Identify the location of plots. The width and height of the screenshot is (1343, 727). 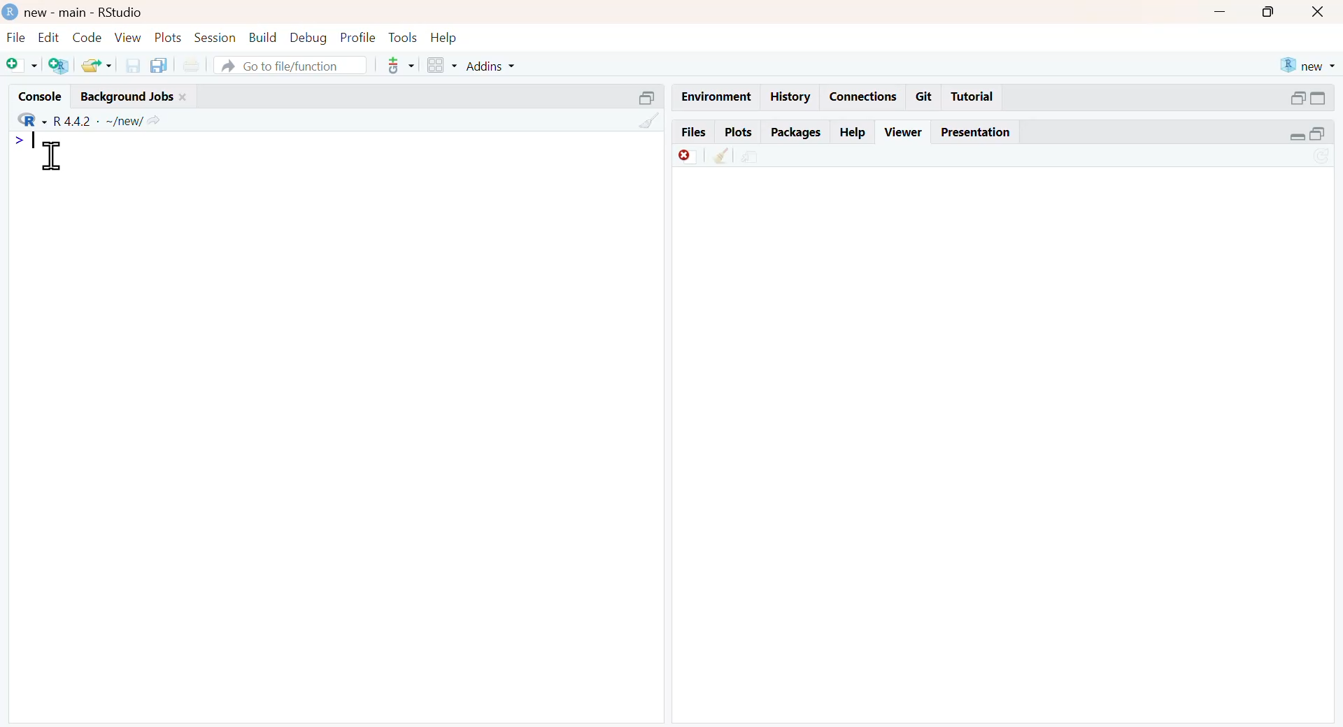
(168, 36).